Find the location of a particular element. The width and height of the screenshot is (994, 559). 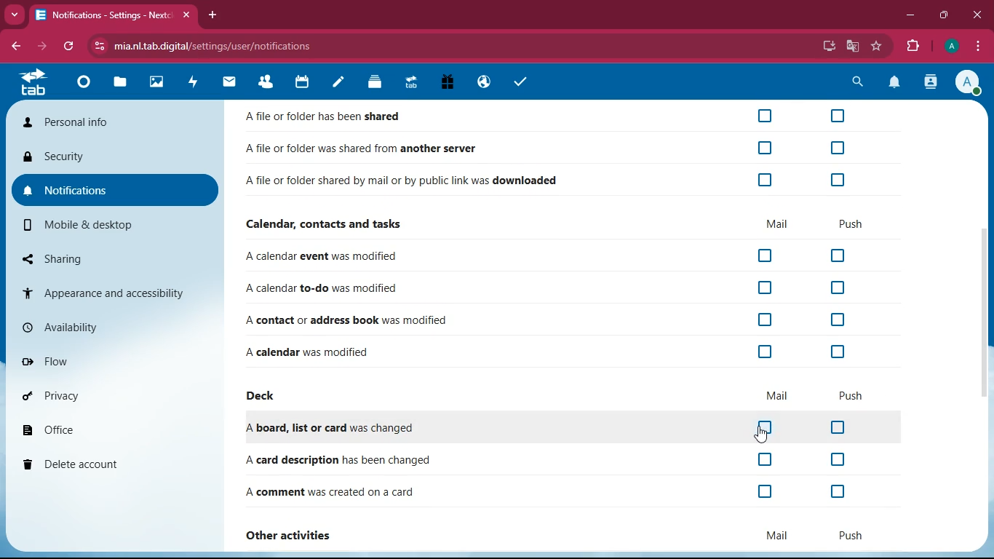

A card description has been changed is located at coordinates (337, 459).